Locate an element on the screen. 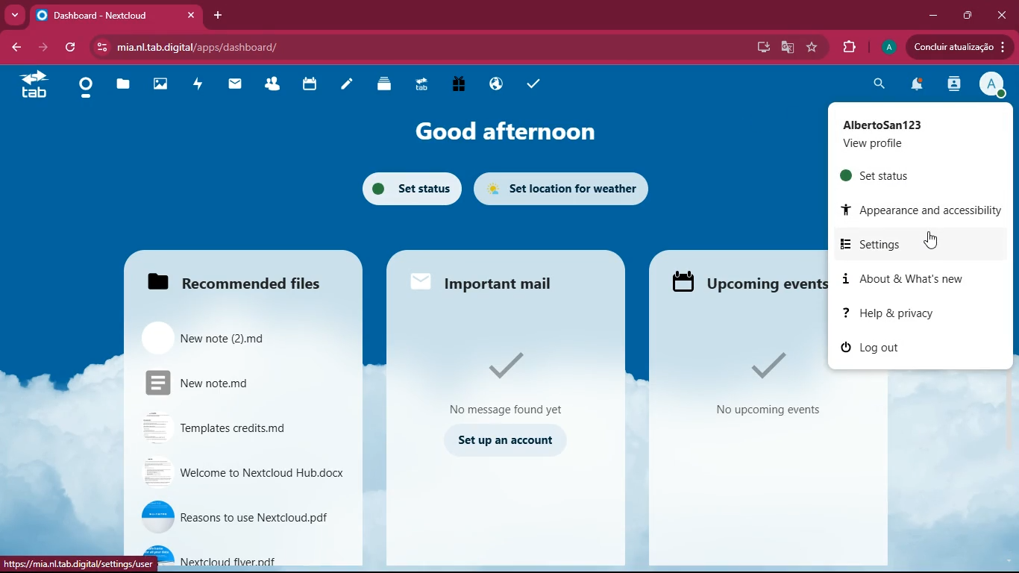 The height and width of the screenshot is (573, 1019). file is located at coordinates (236, 516).